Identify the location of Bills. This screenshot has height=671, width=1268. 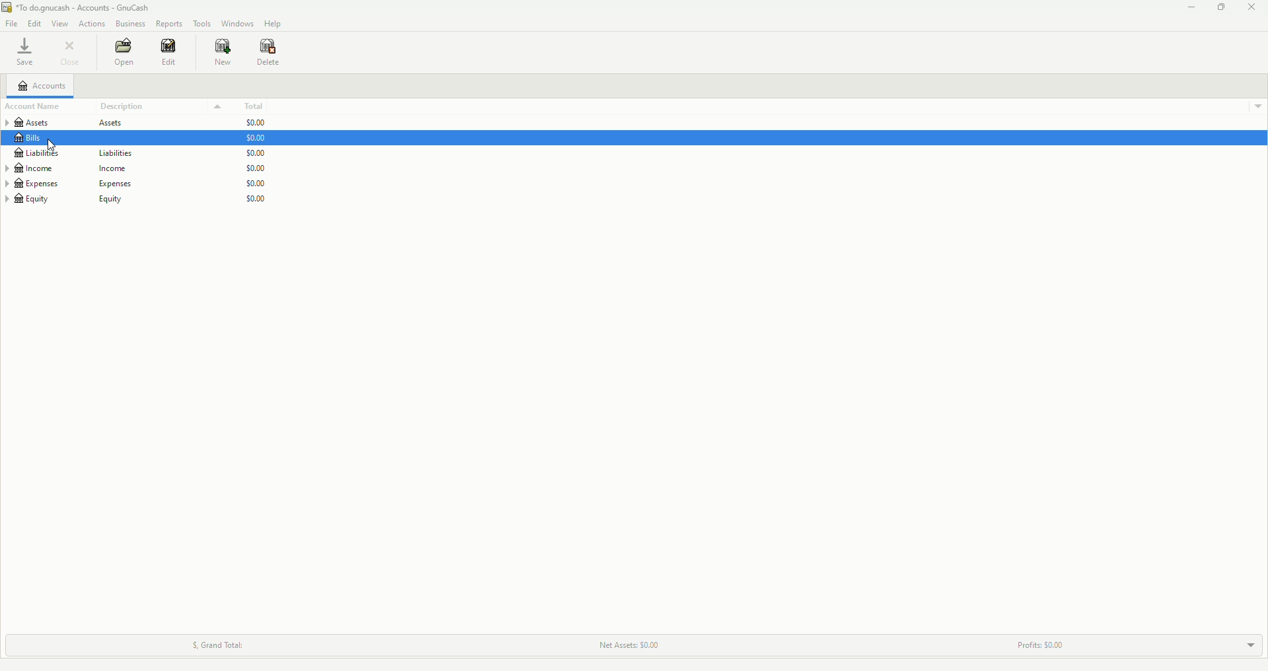
(31, 138).